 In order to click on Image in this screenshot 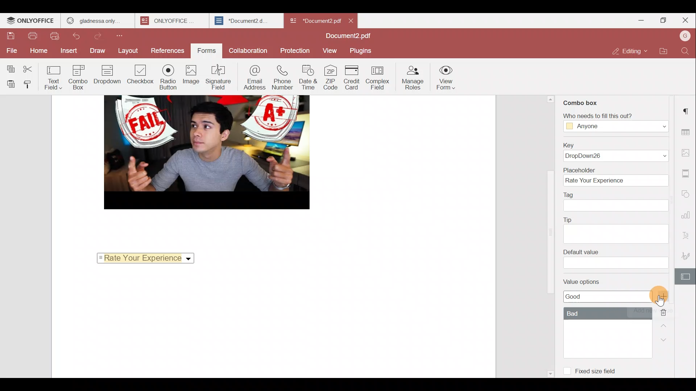, I will do `click(191, 76)`.